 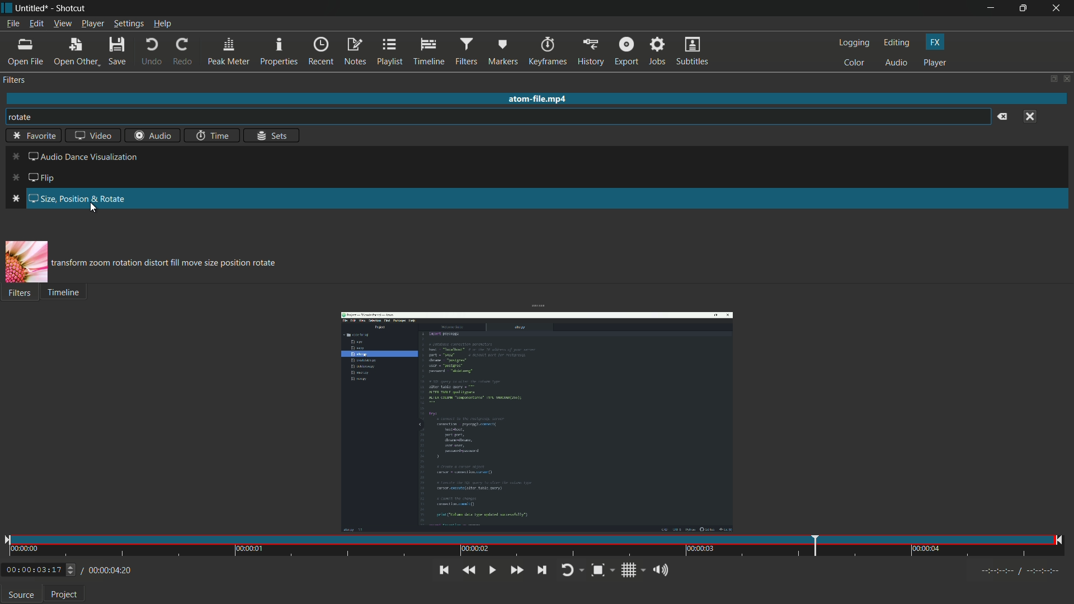 What do you see at coordinates (21, 595) in the screenshot?
I see `source` at bounding box center [21, 595].